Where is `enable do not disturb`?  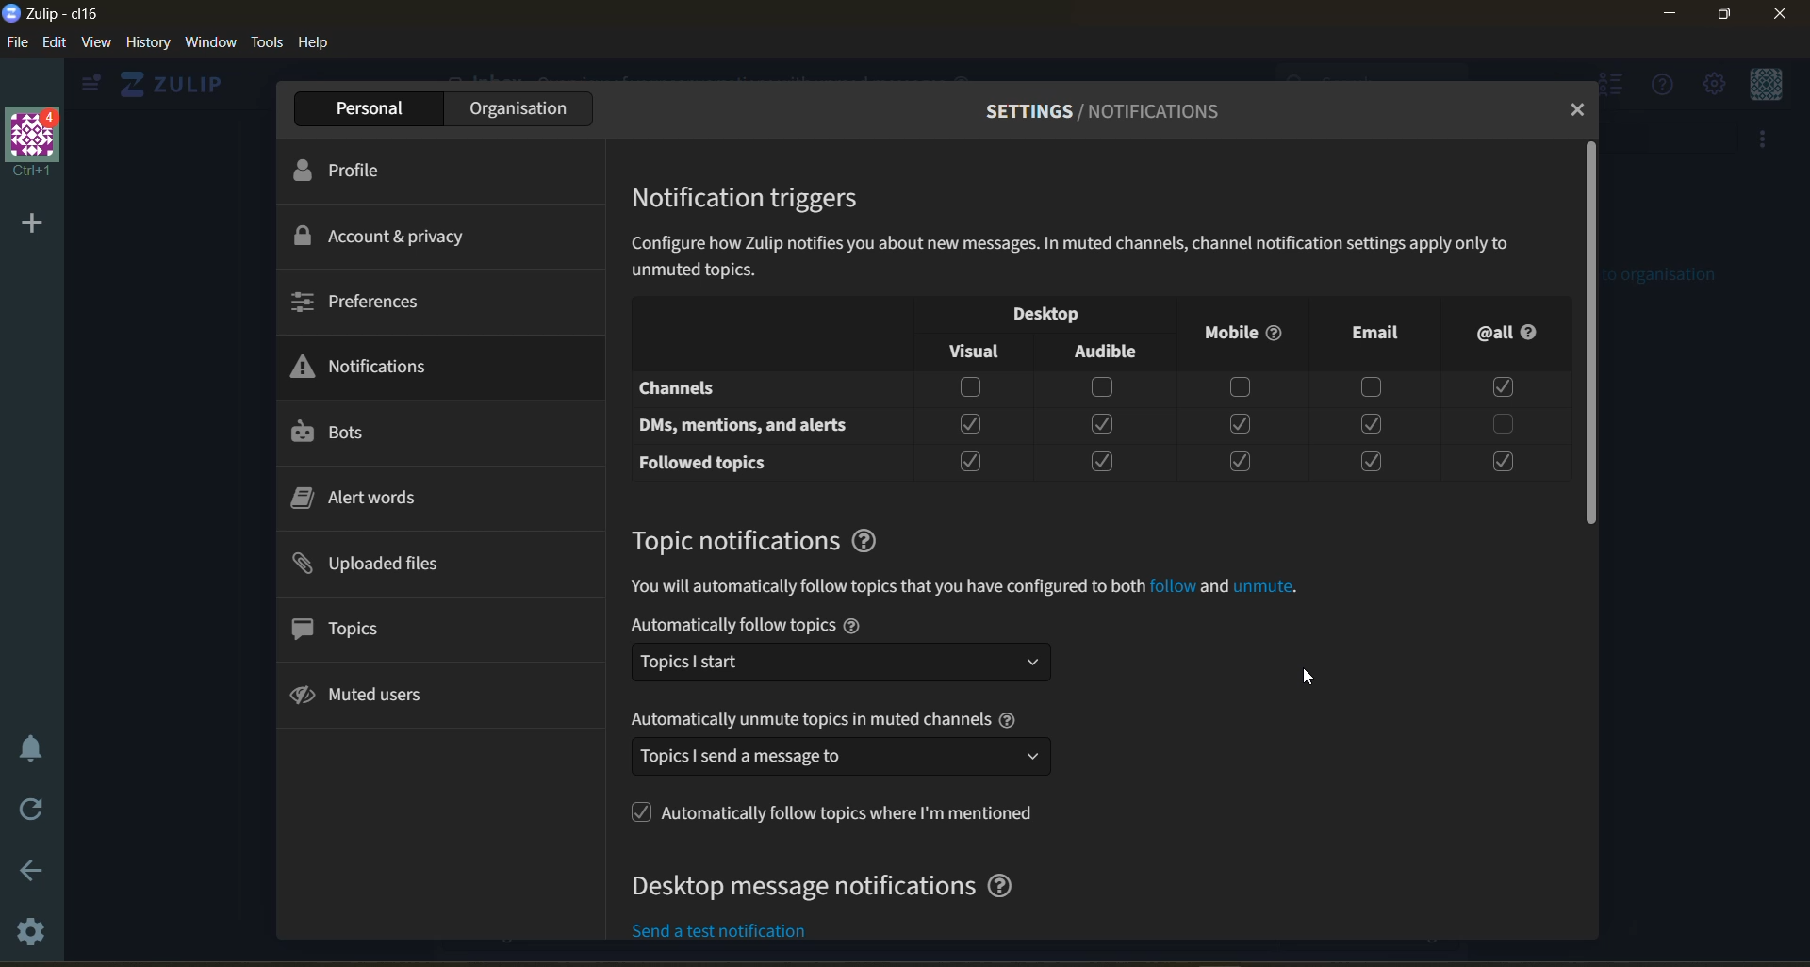 enable do not disturb is located at coordinates (33, 748).